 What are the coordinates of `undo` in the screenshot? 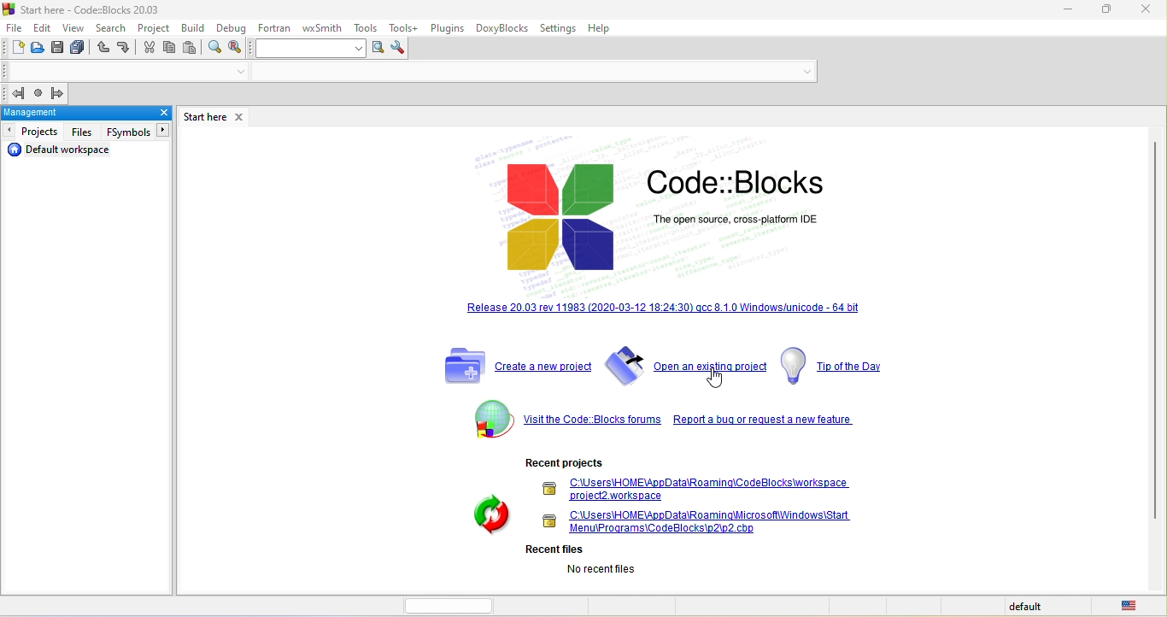 It's located at (104, 48).